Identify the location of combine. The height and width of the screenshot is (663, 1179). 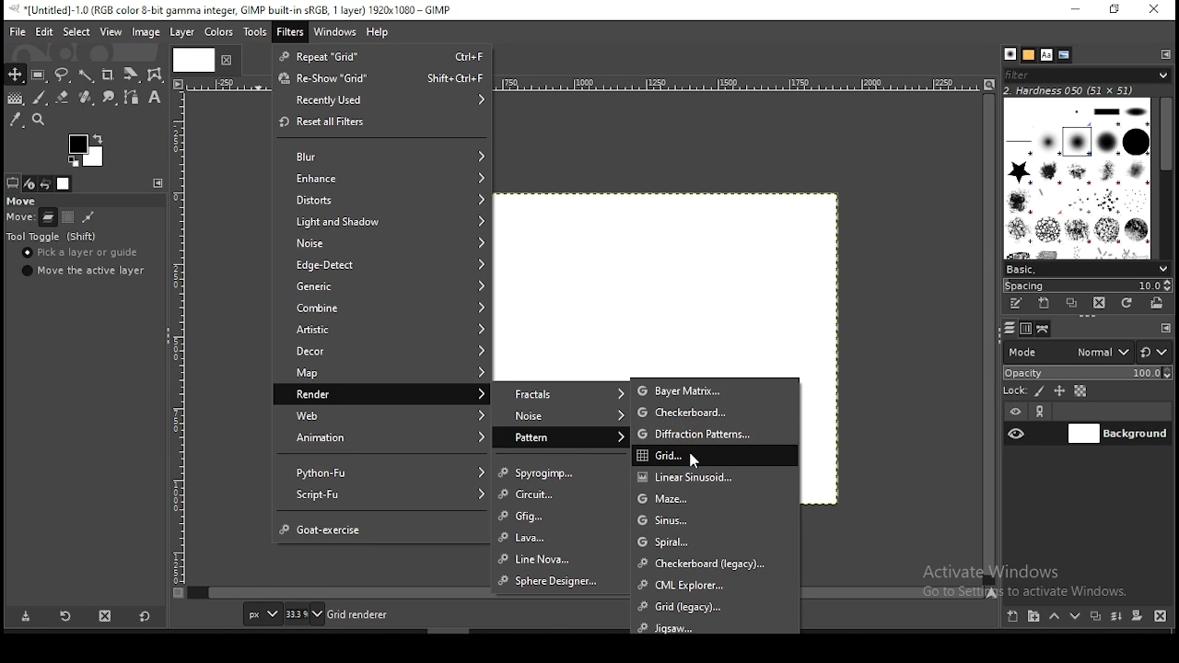
(381, 308).